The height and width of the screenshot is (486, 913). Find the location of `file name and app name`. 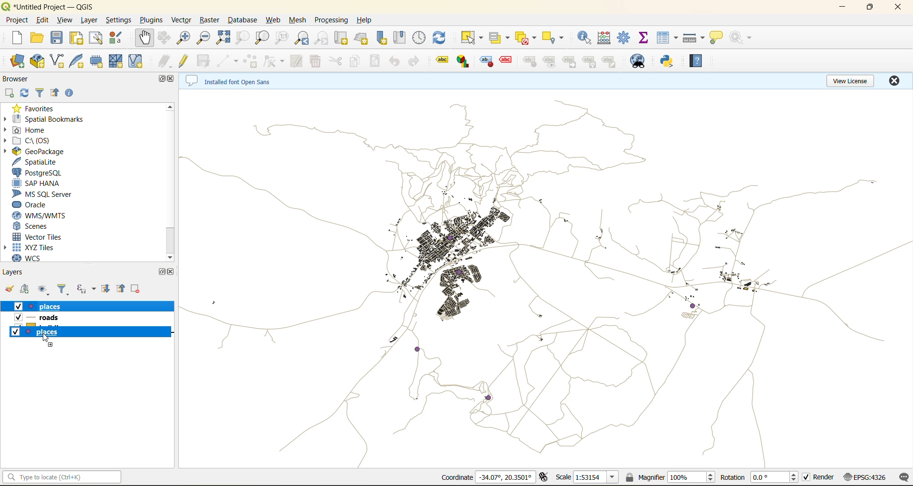

file name and app name is located at coordinates (53, 6).